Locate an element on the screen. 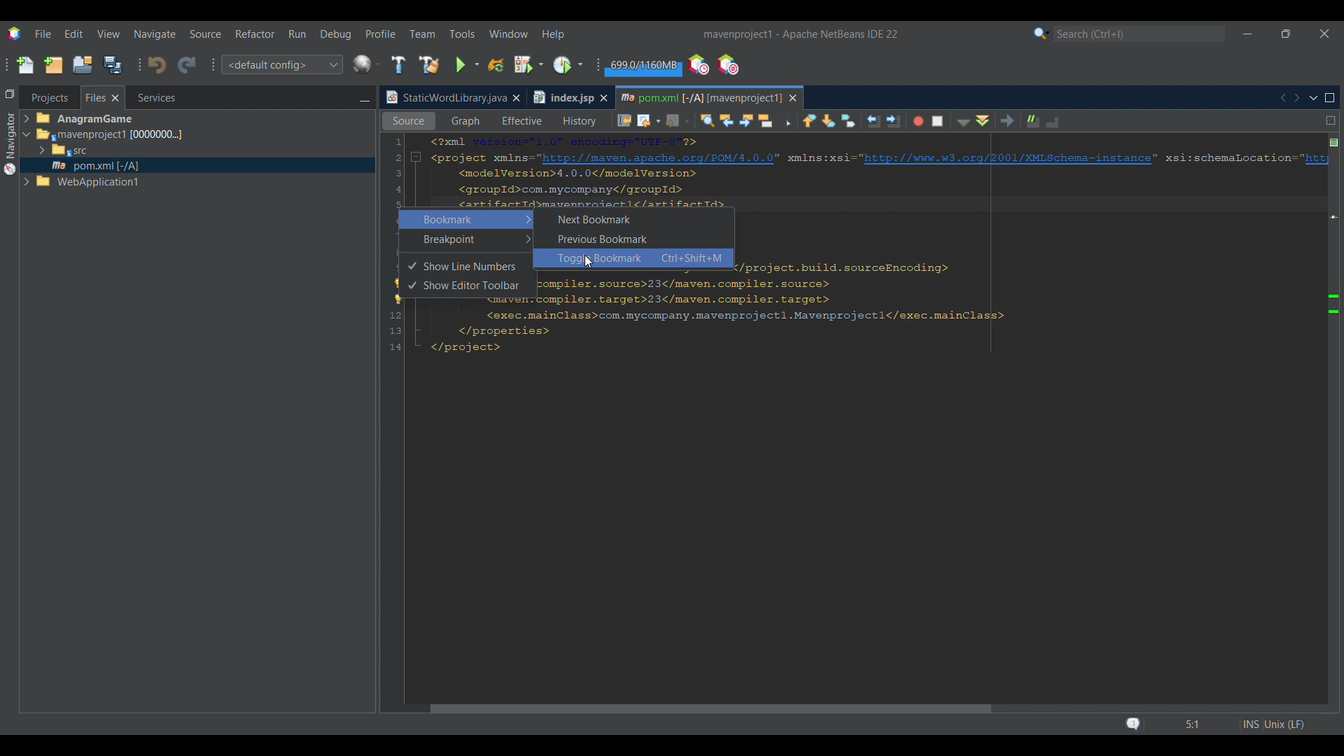 This screenshot has width=1344, height=756. Last edit is located at coordinates (624, 120).